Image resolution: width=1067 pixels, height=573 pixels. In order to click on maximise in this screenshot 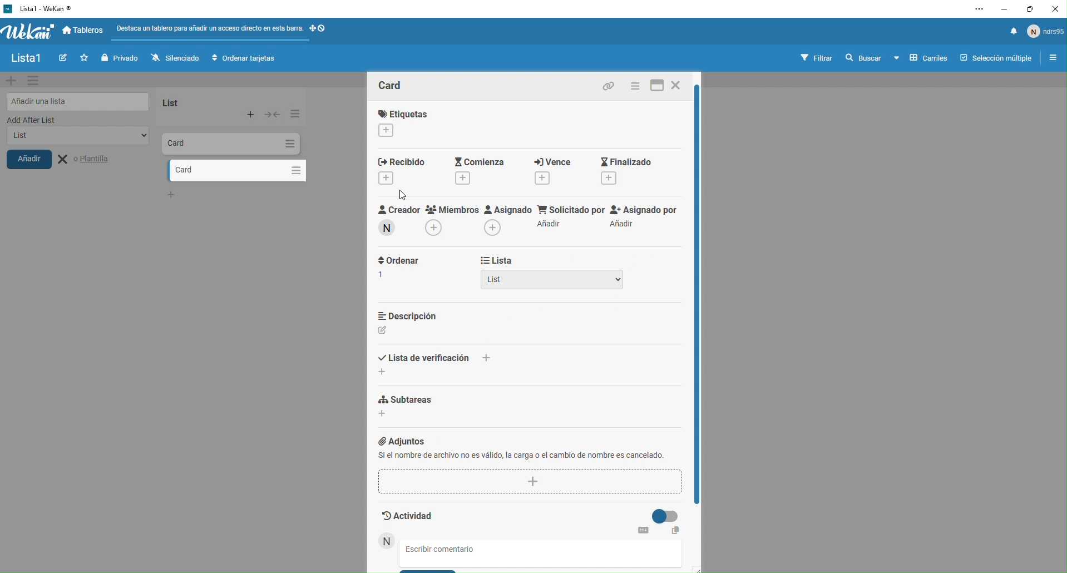, I will do `click(1031, 8)`.